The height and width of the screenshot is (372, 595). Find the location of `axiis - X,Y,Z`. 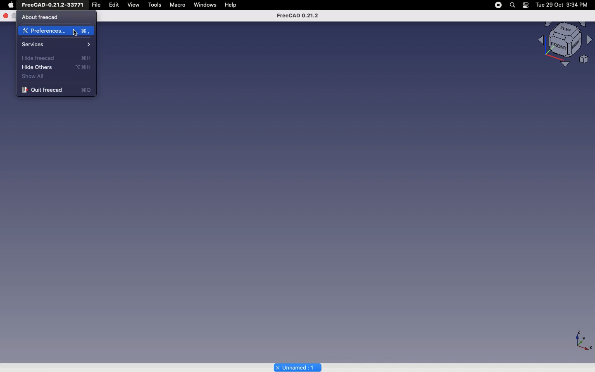

axiis - X,Y,Z is located at coordinates (582, 339).